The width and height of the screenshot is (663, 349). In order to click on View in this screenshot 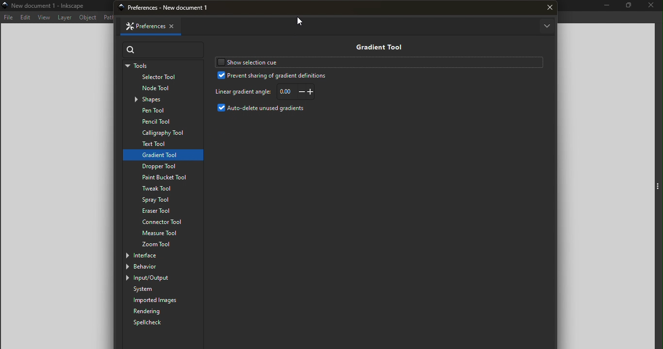, I will do `click(44, 17)`.